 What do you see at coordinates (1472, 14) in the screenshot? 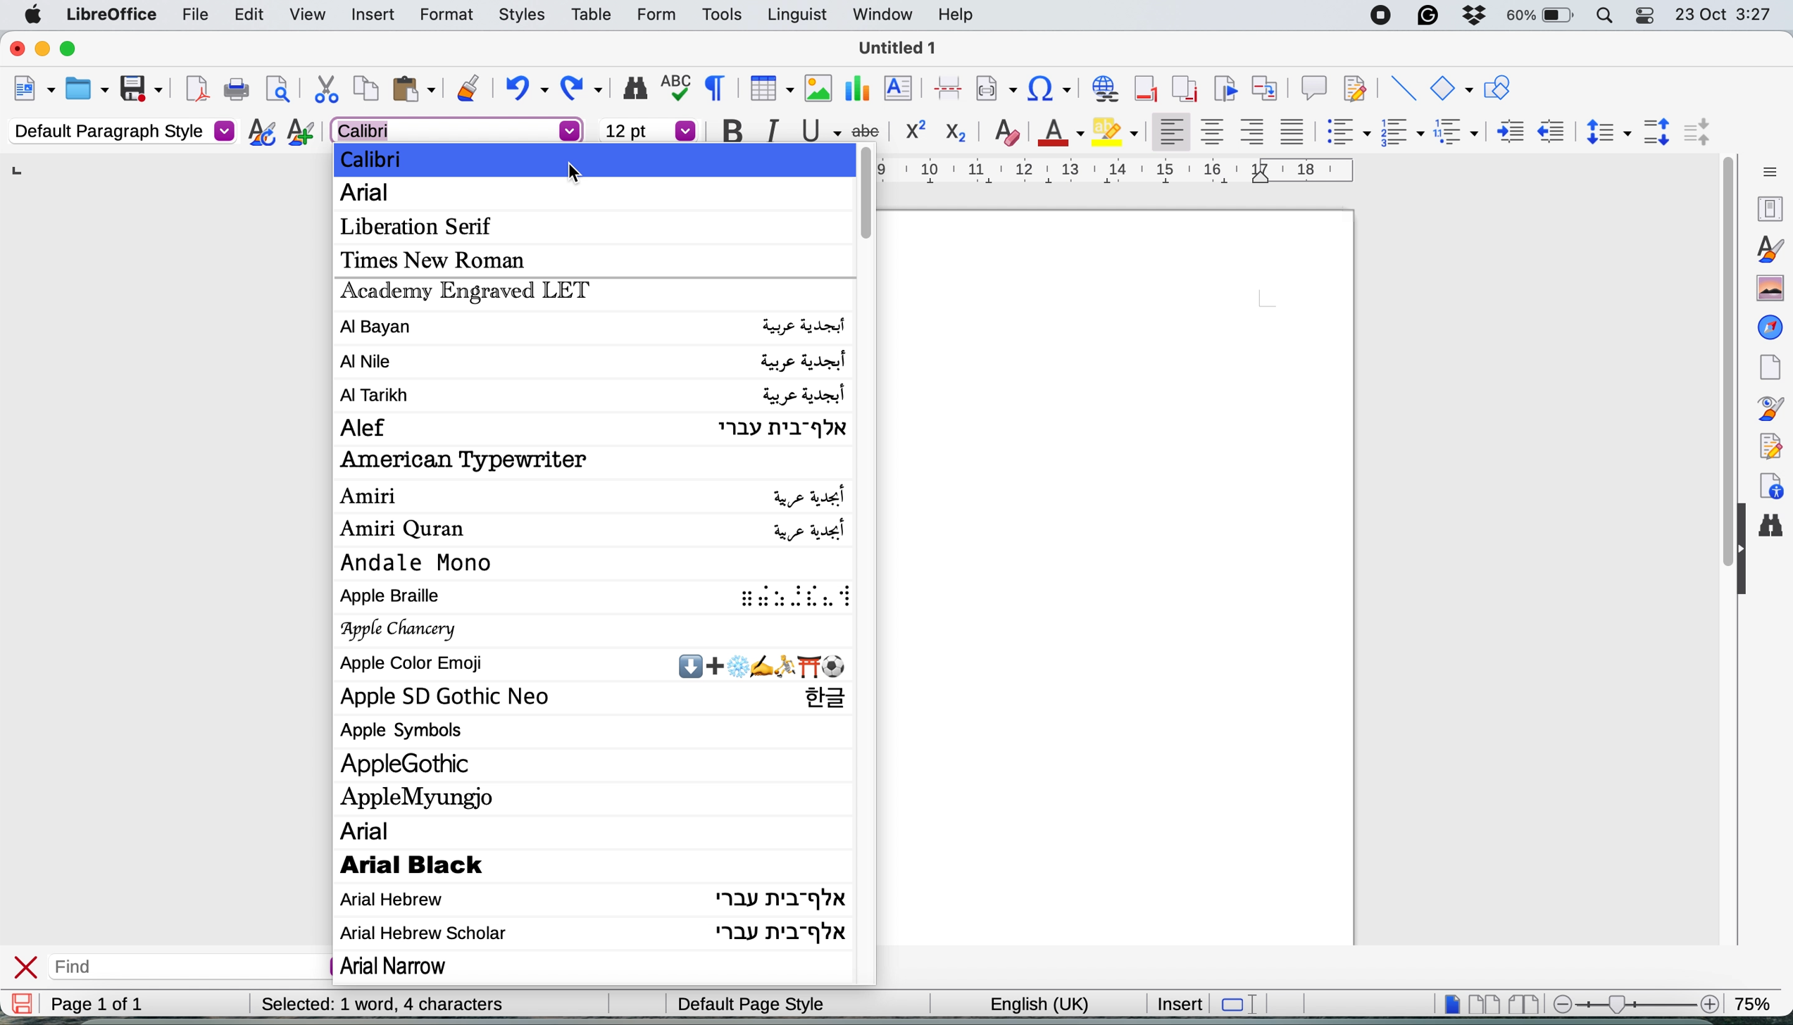
I see `dropbox` at bounding box center [1472, 14].